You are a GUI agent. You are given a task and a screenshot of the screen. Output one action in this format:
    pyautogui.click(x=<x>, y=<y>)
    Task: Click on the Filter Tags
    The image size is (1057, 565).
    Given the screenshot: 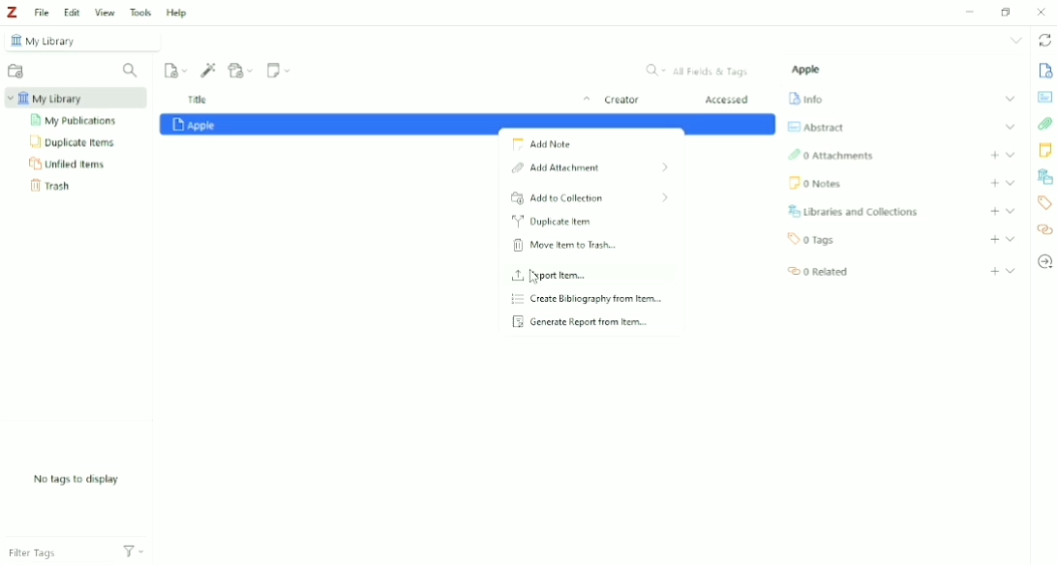 What is the action you would take?
    pyautogui.click(x=57, y=554)
    